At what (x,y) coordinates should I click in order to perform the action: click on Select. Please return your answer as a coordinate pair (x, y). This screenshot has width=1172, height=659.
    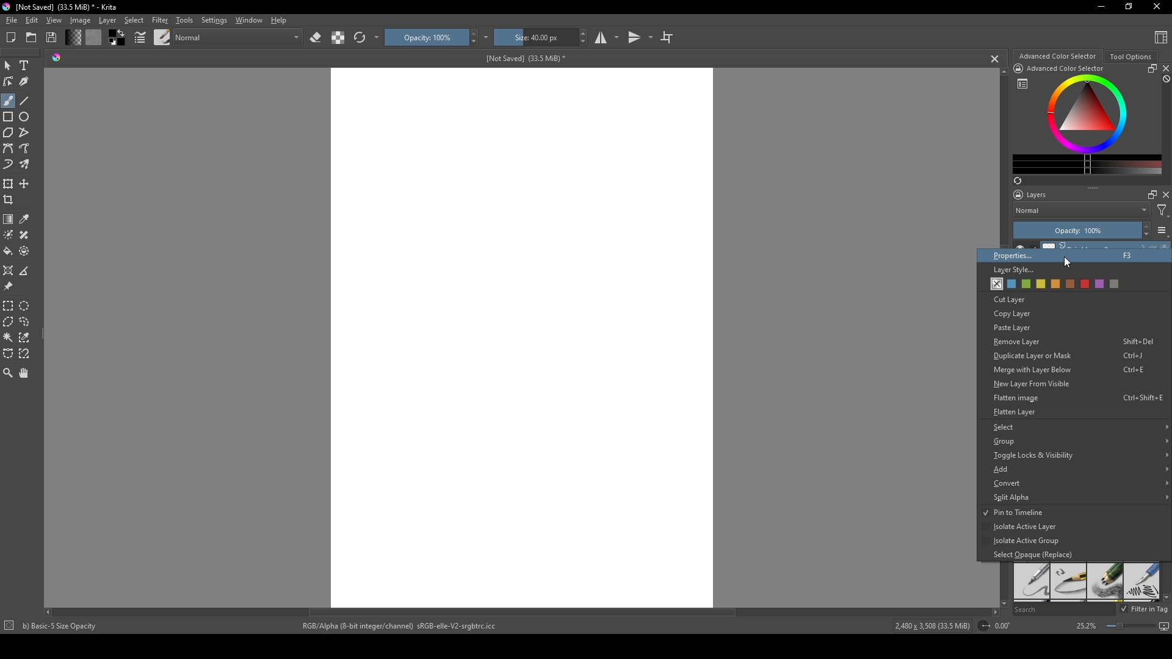
    Looking at the image, I should click on (1077, 427).